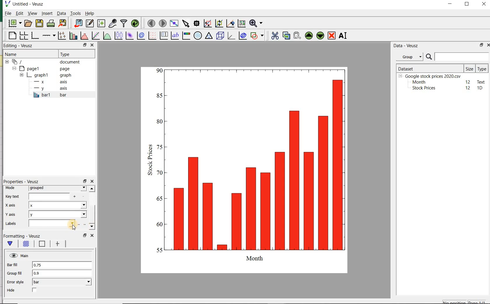 This screenshot has width=490, height=304. What do you see at coordinates (129, 36) in the screenshot?
I see `plot a 2d dataset as an image` at bounding box center [129, 36].